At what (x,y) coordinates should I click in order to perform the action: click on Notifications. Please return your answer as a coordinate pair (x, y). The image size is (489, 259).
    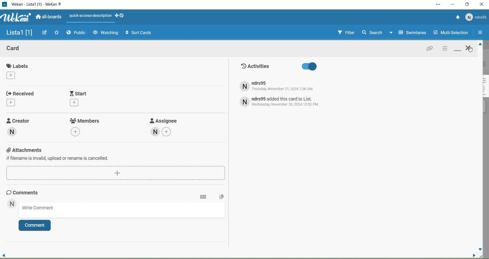
    Looking at the image, I should click on (458, 18).